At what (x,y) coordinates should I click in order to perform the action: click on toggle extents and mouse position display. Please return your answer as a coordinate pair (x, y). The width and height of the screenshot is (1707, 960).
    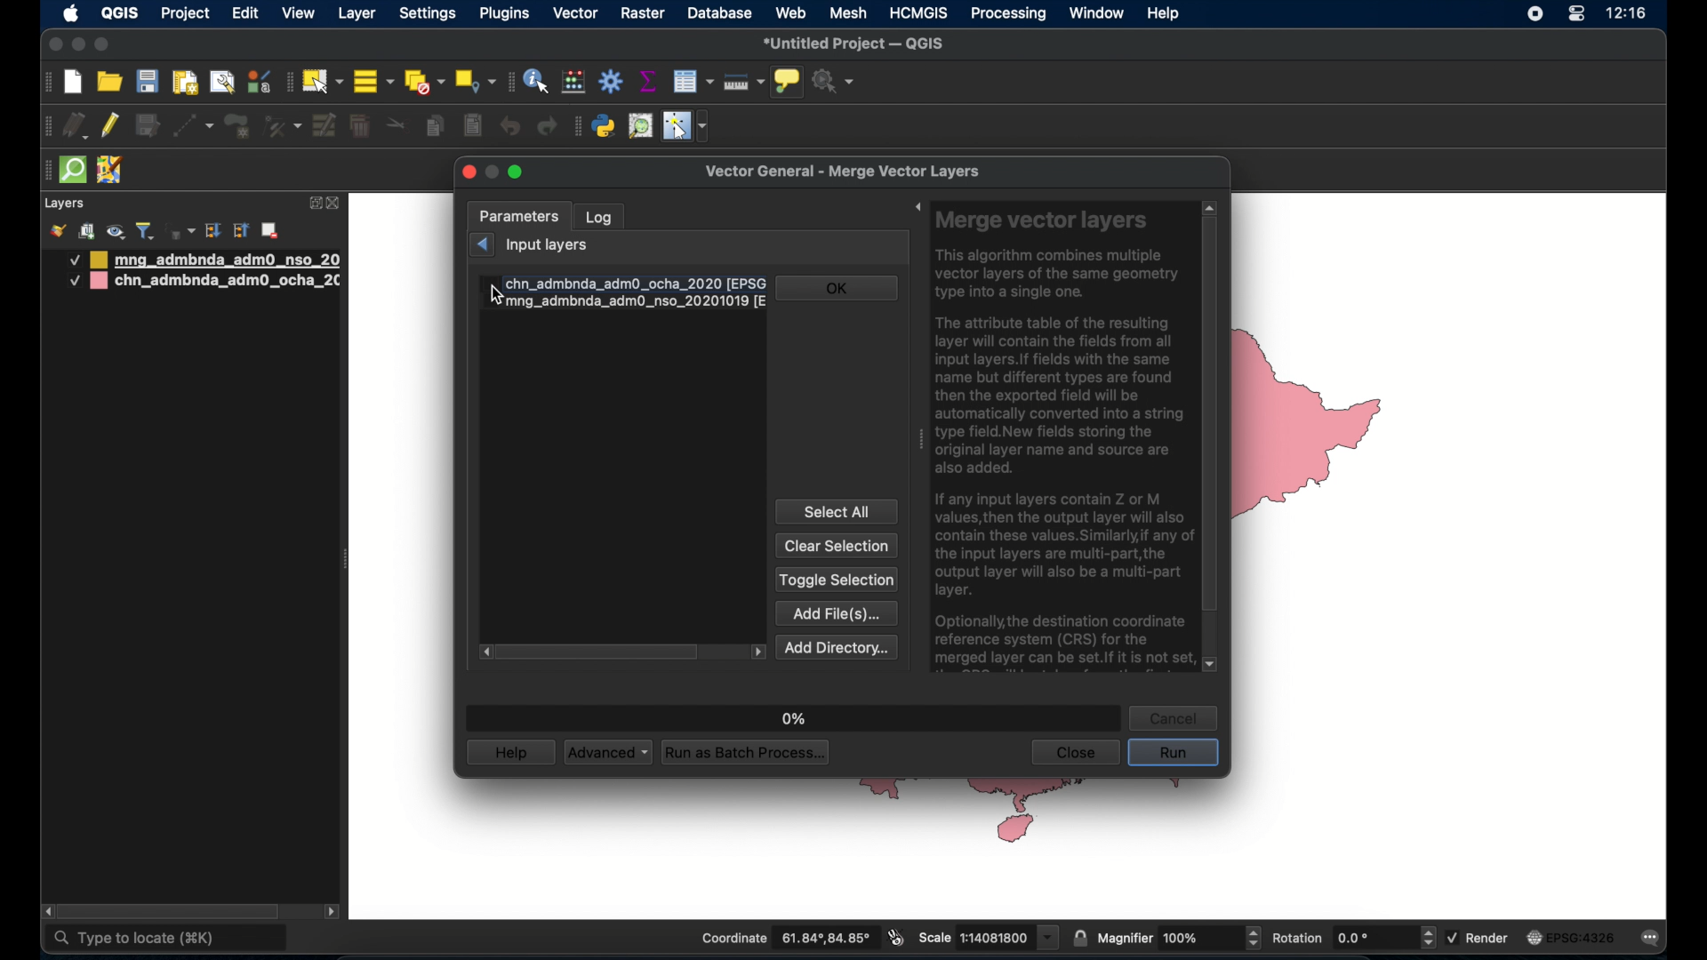
    Looking at the image, I should click on (894, 937).